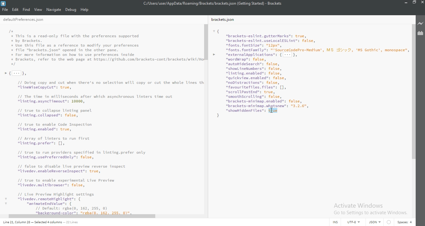  I want to click on scroll bar, so click(83, 217).